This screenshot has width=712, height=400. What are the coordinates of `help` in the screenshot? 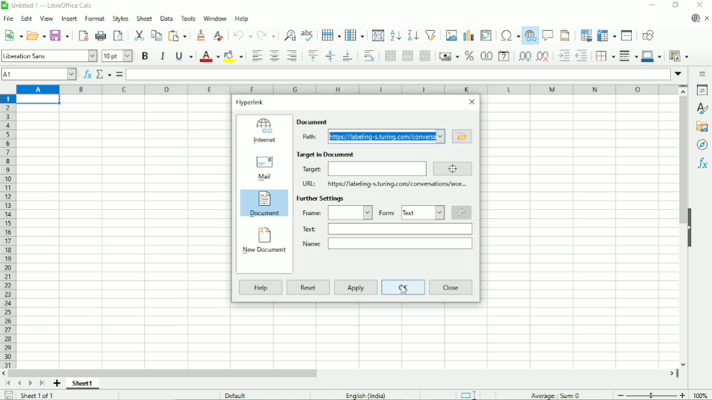 It's located at (243, 18).